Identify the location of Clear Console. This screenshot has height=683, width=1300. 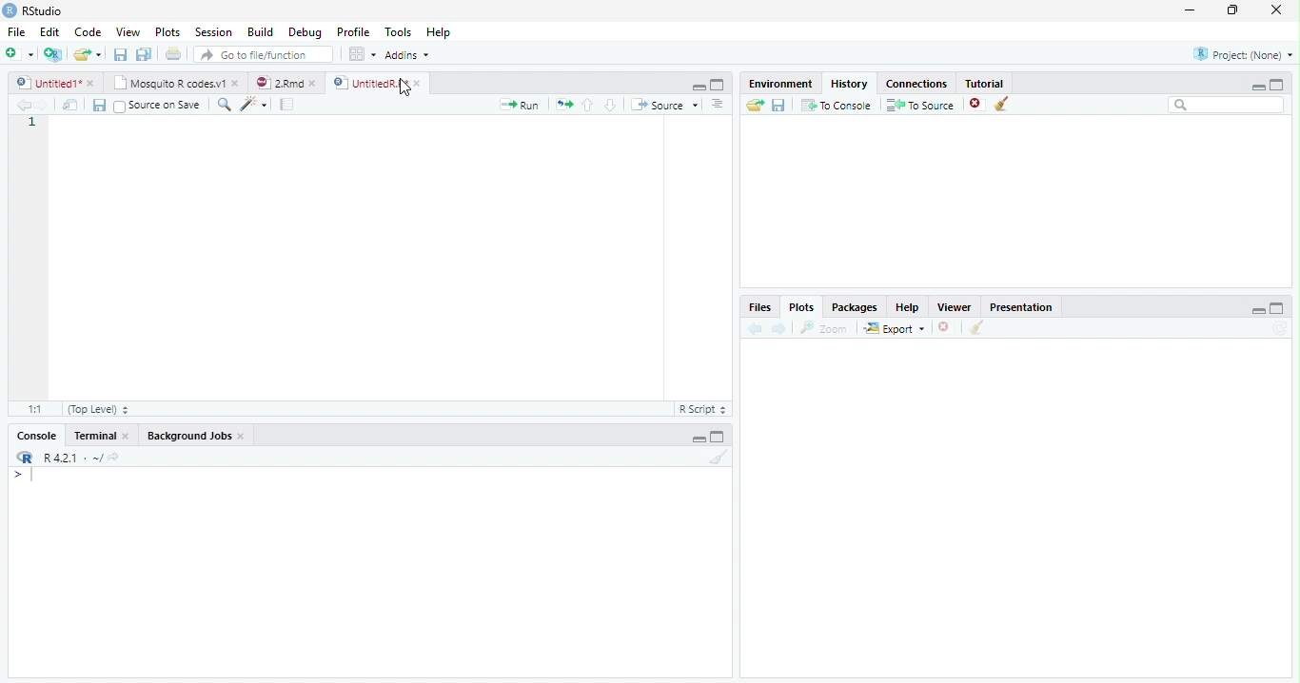
(975, 328).